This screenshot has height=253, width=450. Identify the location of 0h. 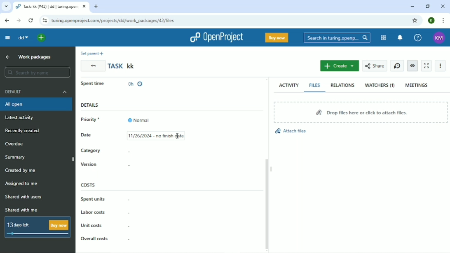
(136, 82).